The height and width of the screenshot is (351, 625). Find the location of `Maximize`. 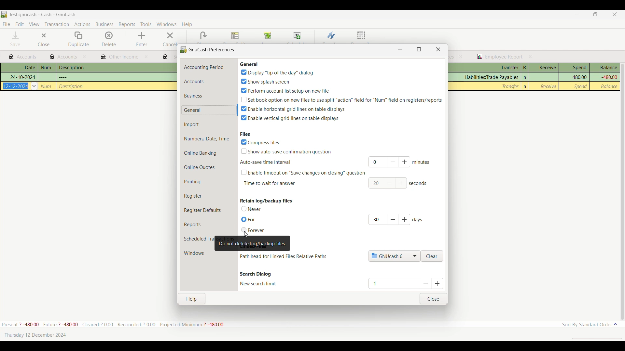

Maximize is located at coordinates (419, 49).